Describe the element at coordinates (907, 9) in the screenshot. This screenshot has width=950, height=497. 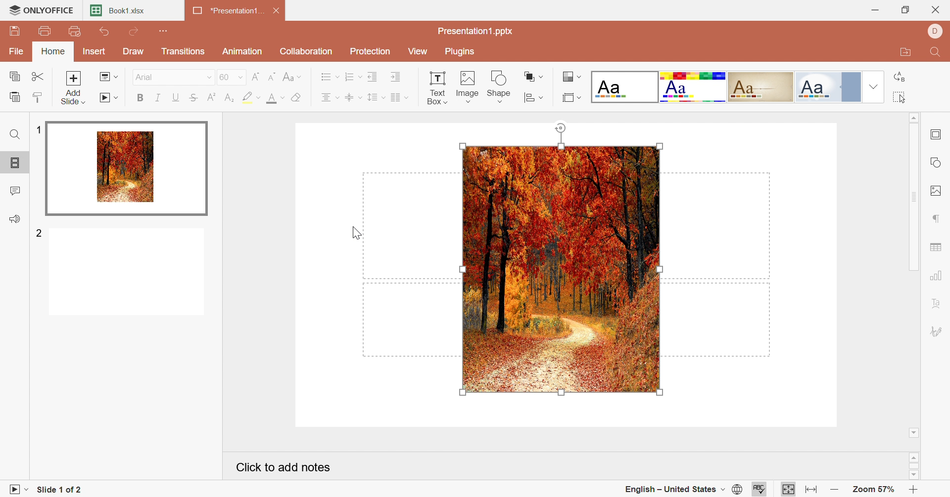
I see `Restore Down` at that location.